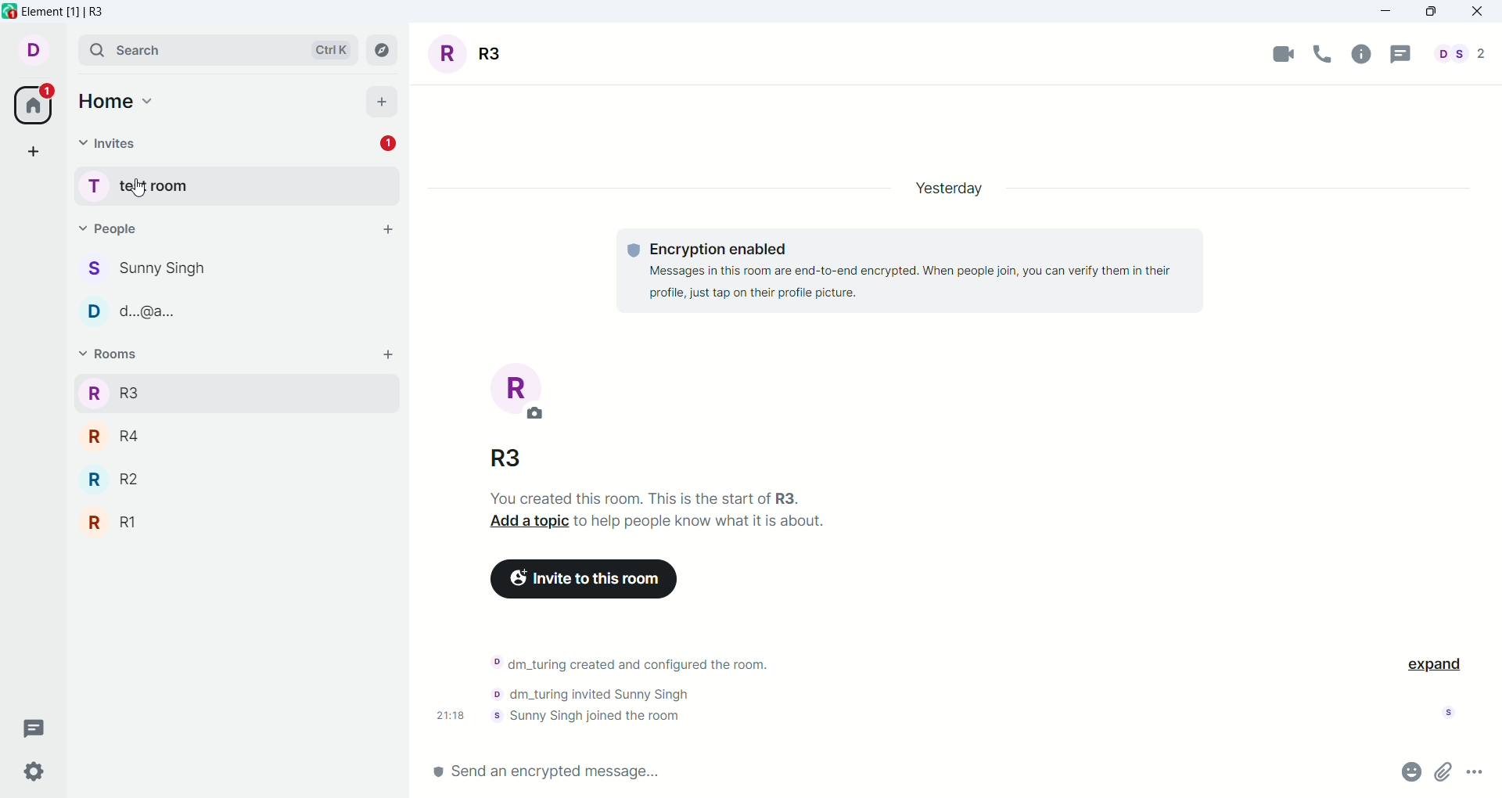 This screenshot has width=1502, height=798. What do you see at coordinates (235, 523) in the screenshot?
I see `R1` at bounding box center [235, 523].